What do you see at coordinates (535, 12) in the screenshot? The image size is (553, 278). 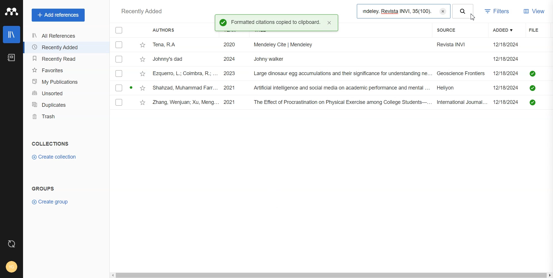 I see `View` at bounding box center [535, 12].